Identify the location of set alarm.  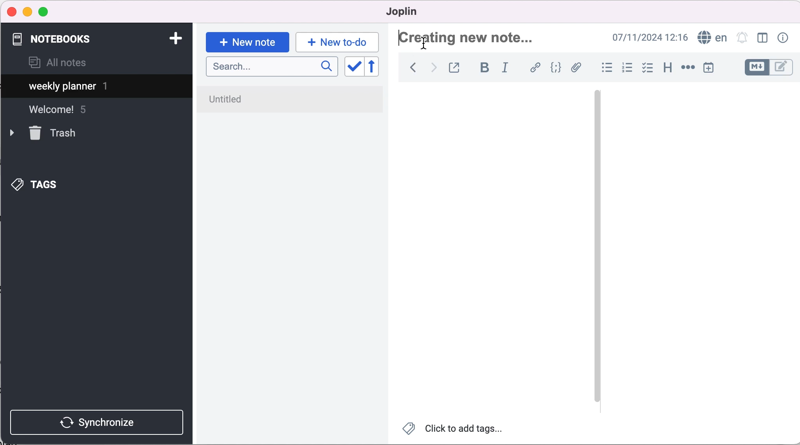
(742, 39).